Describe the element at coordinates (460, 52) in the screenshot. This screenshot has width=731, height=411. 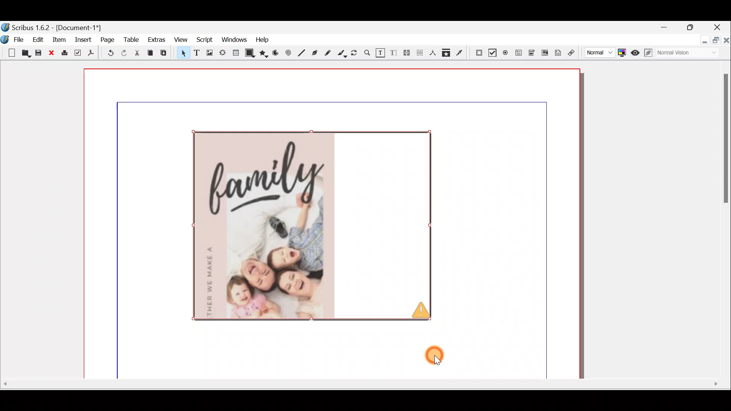
I see `Eye dropper` at that location.